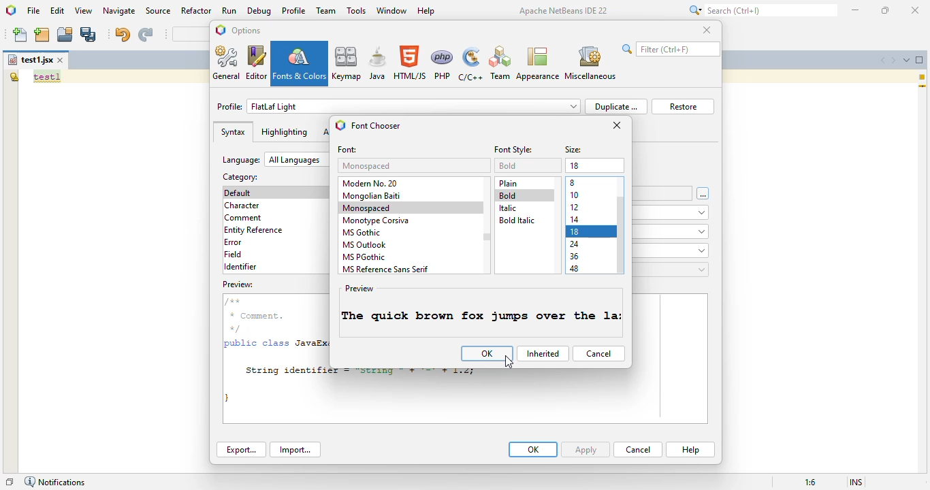  I want to click on 8, so click(574, 182).